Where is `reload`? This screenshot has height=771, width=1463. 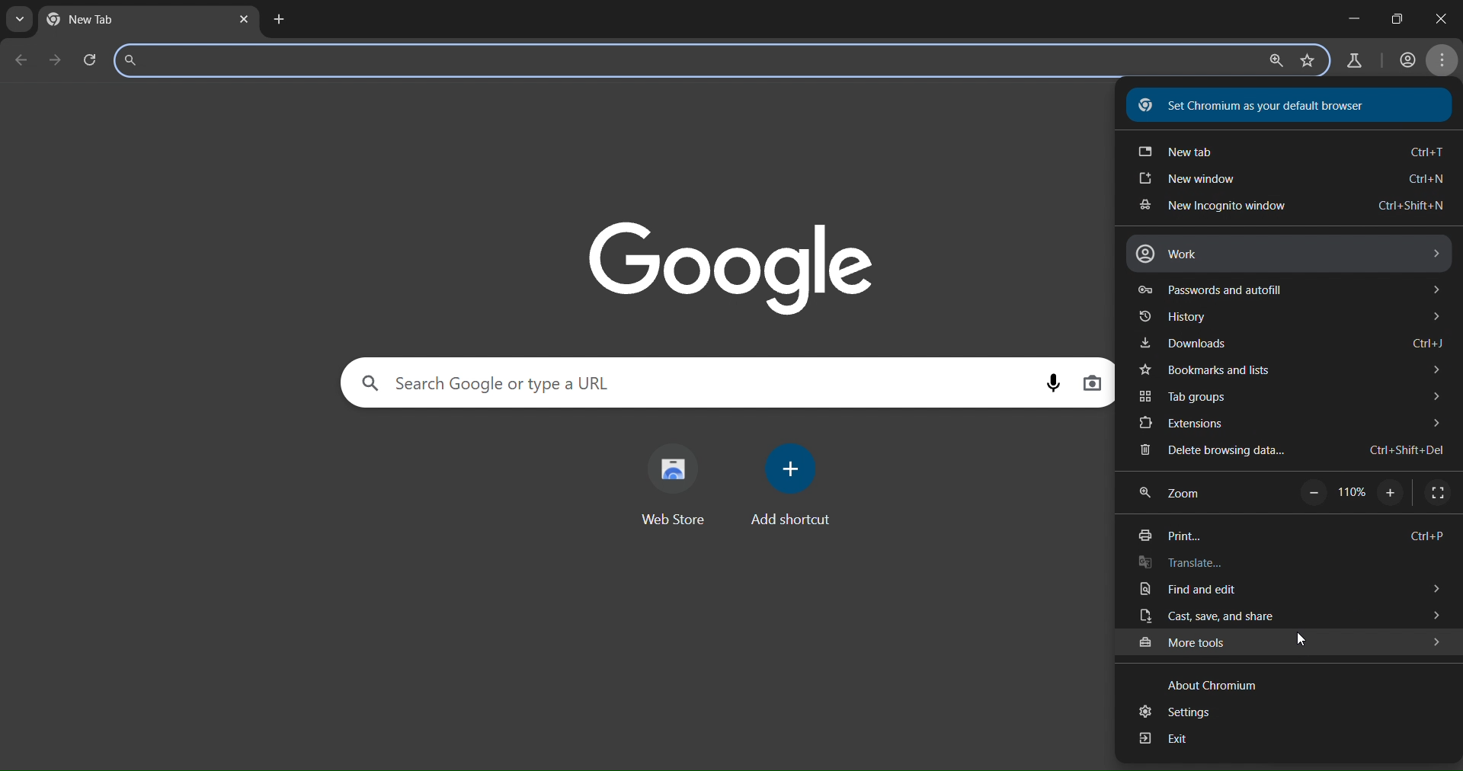
reload is located at coordinates (94, 59).